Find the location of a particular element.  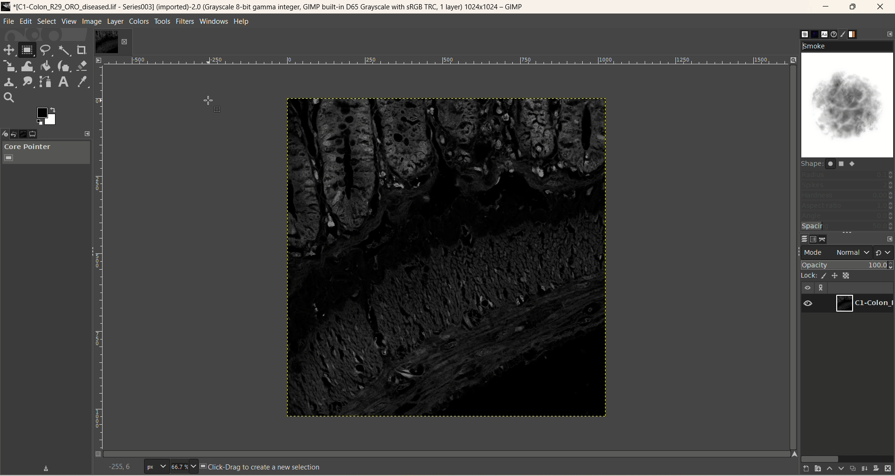

zoom factor is located at coordinates (185, 467).